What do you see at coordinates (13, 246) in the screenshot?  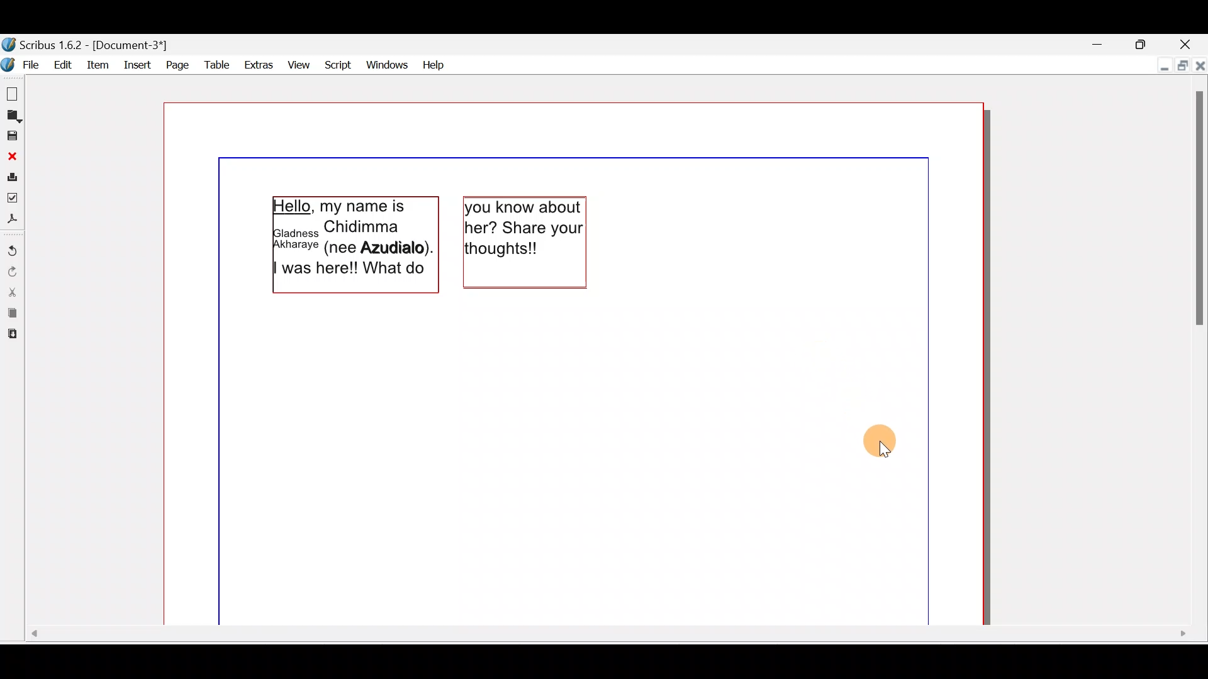 I see `Undo` at bounding box center [13, 246].